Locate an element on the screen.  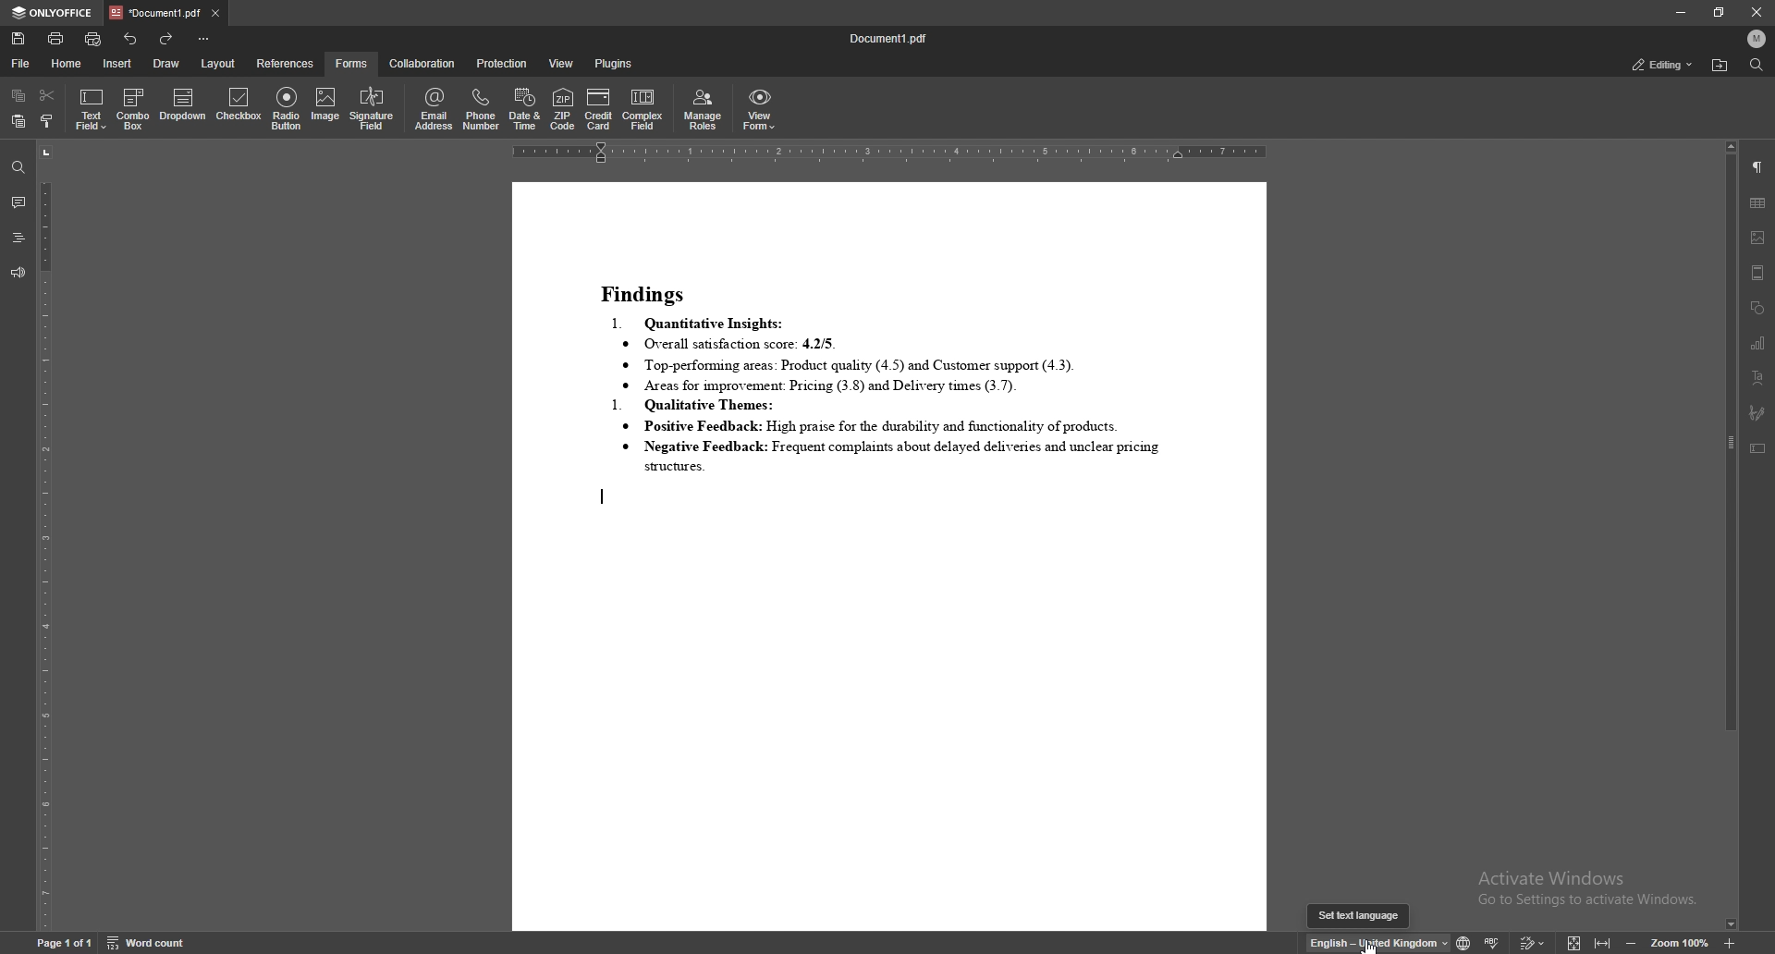
references is located at coordinates (287, 64).